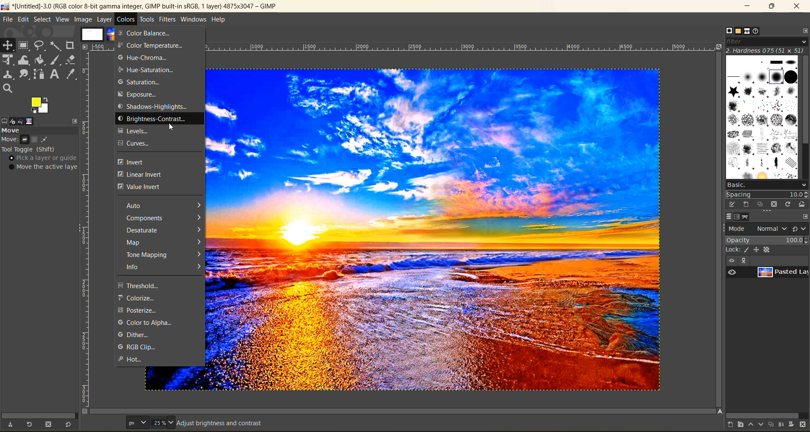 This screenshot has height=432, width=810. I want to click on hot, so click(132, 359).